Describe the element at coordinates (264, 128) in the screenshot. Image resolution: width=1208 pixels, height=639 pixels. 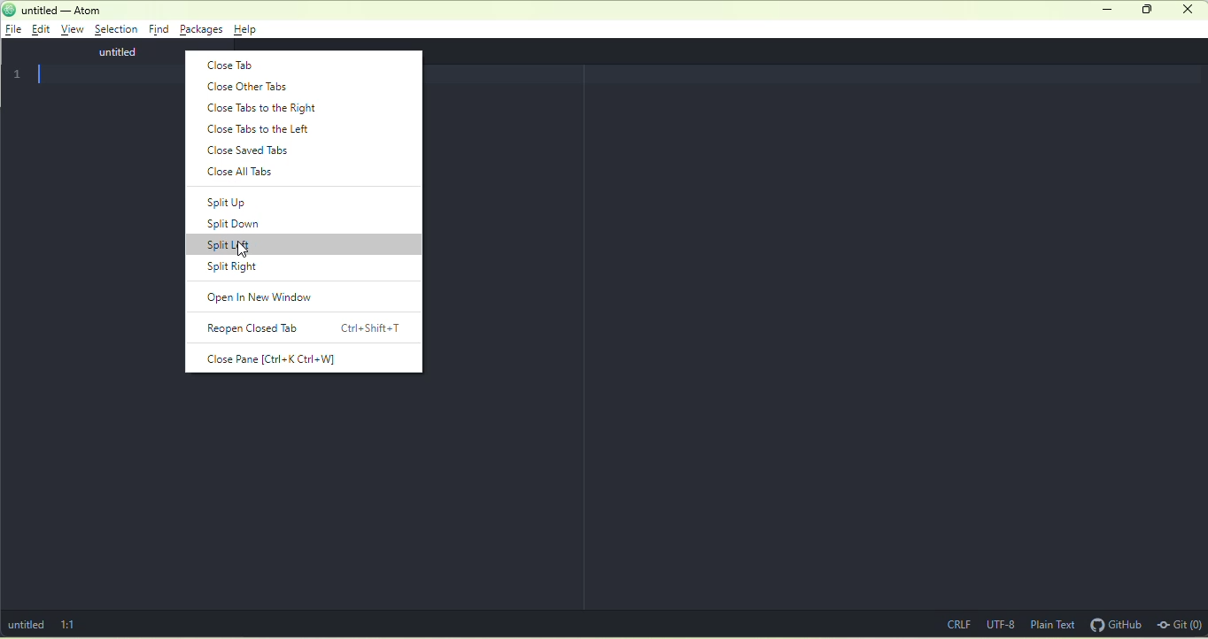
I see `close tabs to the left` at that location.